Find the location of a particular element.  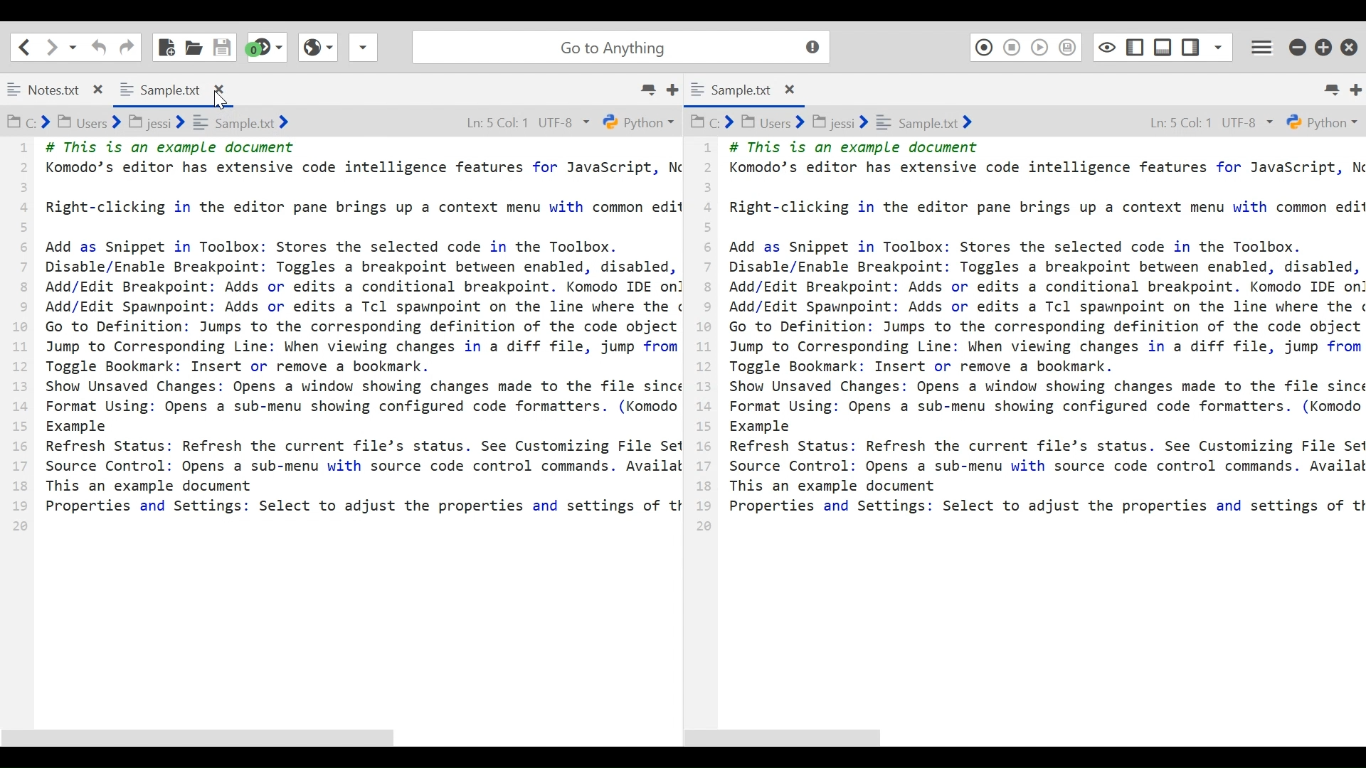

View Browser is located at coordinates (317, 47).